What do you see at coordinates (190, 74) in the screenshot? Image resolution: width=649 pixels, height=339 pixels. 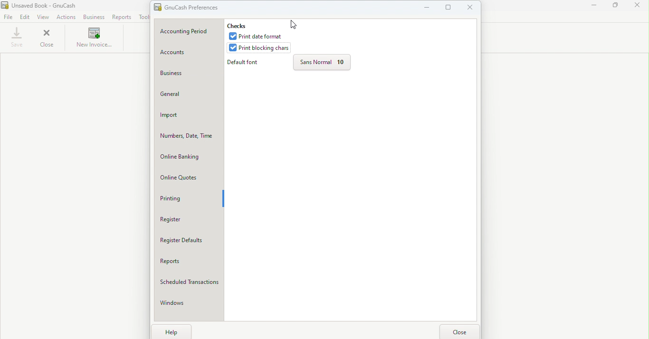 I see `Business` at bounding box center [190, 74].